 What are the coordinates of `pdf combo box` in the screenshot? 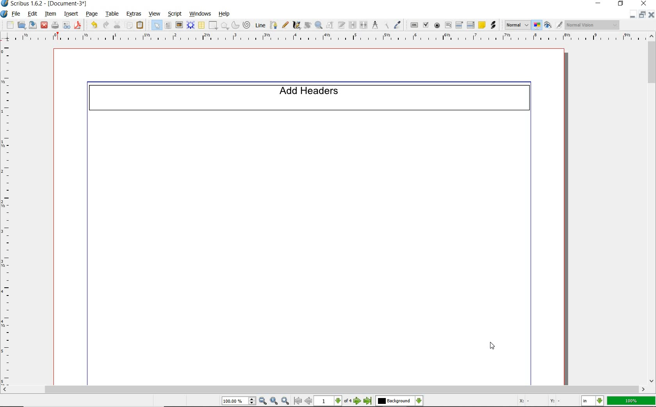 It's located at (459, 25).